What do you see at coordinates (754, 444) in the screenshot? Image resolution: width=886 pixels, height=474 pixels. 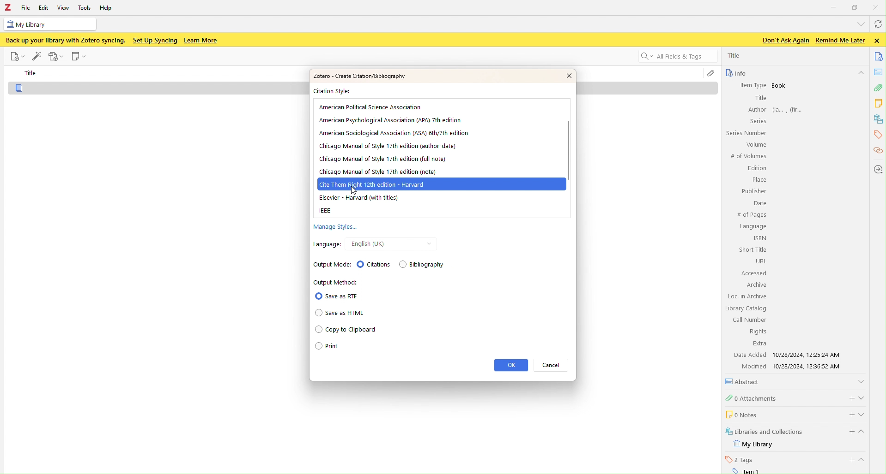 I see `My Library` at bounding box center [754, 444].